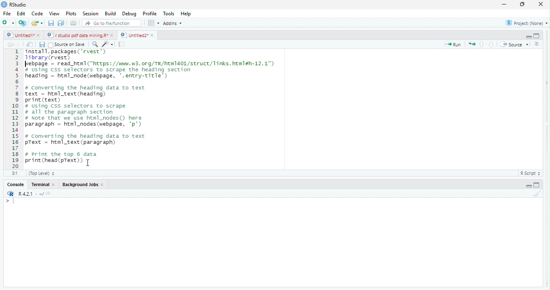 Image resolution: width=550 pixels, height=290 pixels. Describe the element at coordinates (21, 13) in the screenshot. I see `Edit` at that location.